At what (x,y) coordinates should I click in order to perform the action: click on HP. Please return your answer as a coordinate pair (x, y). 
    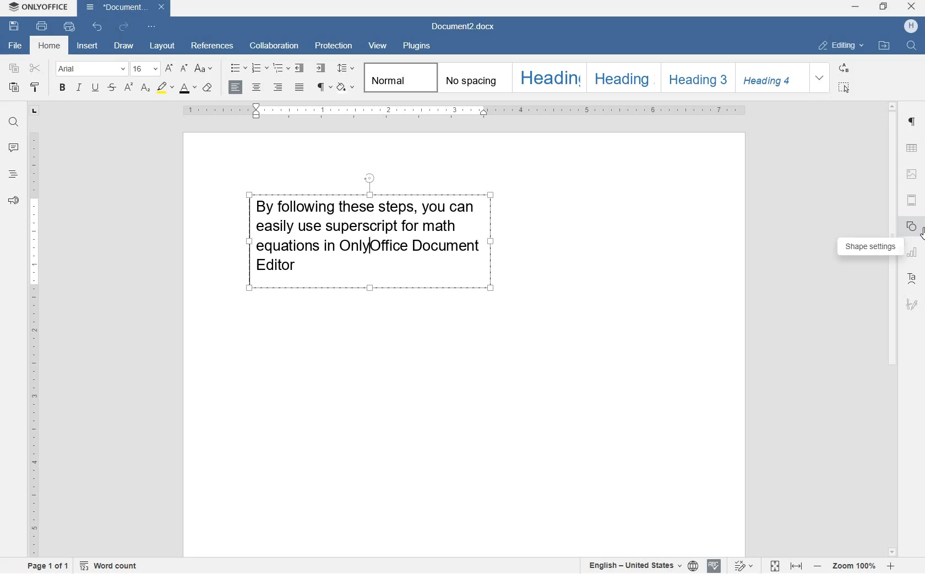
    Looking at the image, I should click on (911, 25).